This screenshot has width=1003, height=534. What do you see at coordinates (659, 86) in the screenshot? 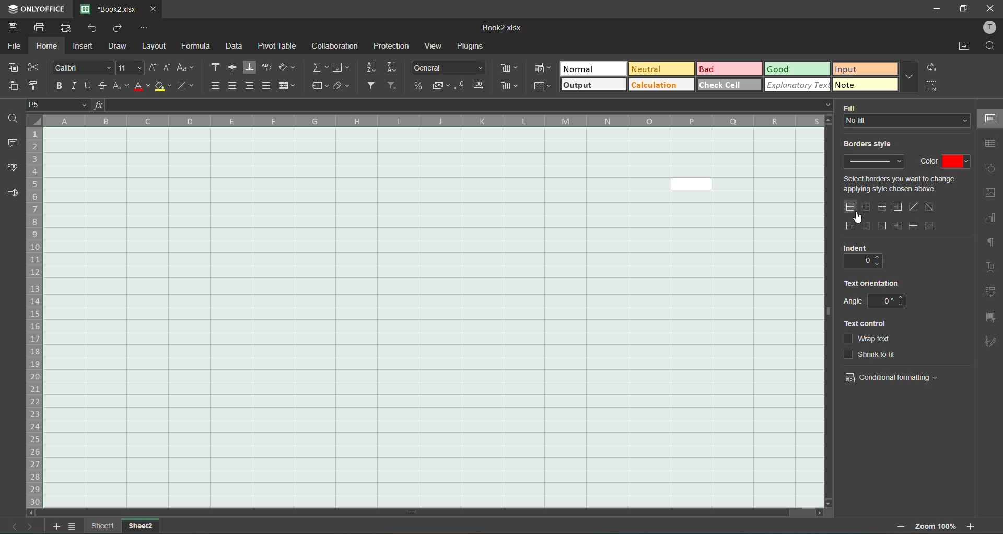
I see `calculation` at bounding box center [659, 86].